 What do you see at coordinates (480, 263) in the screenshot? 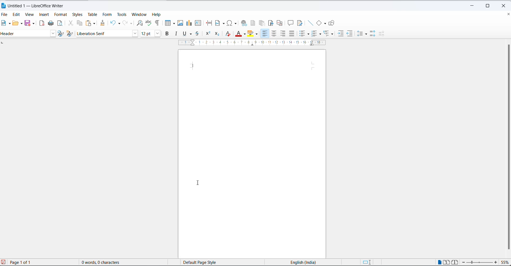
I see `zoom slider` at bounding box center [480, 263].